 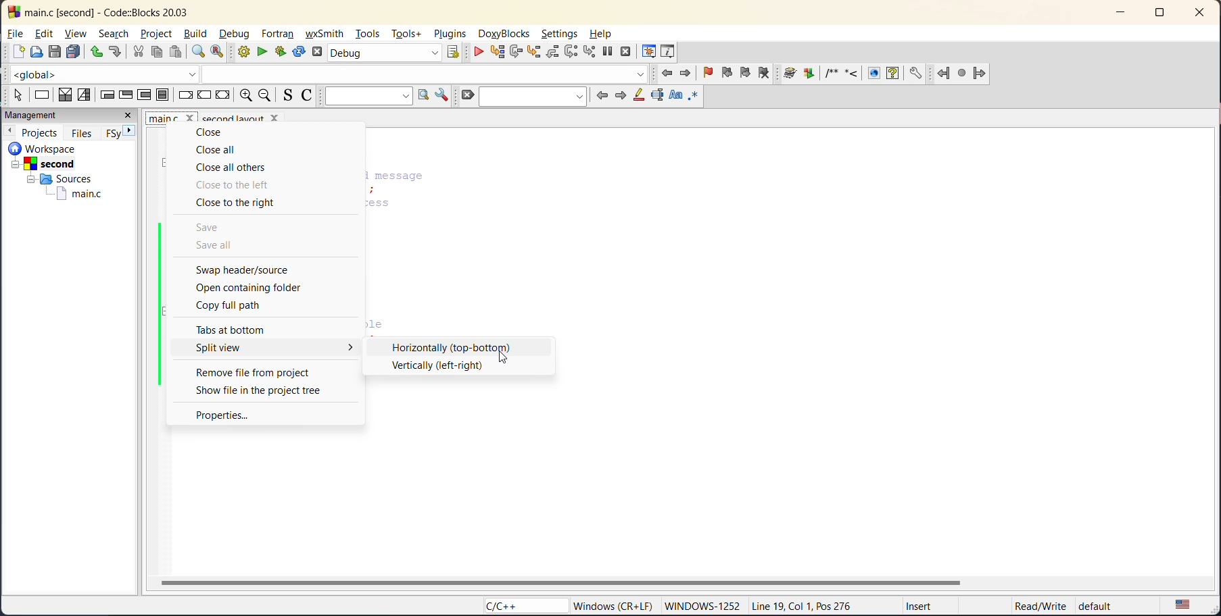 I want to click on show options window, so click(x=443, y=94).